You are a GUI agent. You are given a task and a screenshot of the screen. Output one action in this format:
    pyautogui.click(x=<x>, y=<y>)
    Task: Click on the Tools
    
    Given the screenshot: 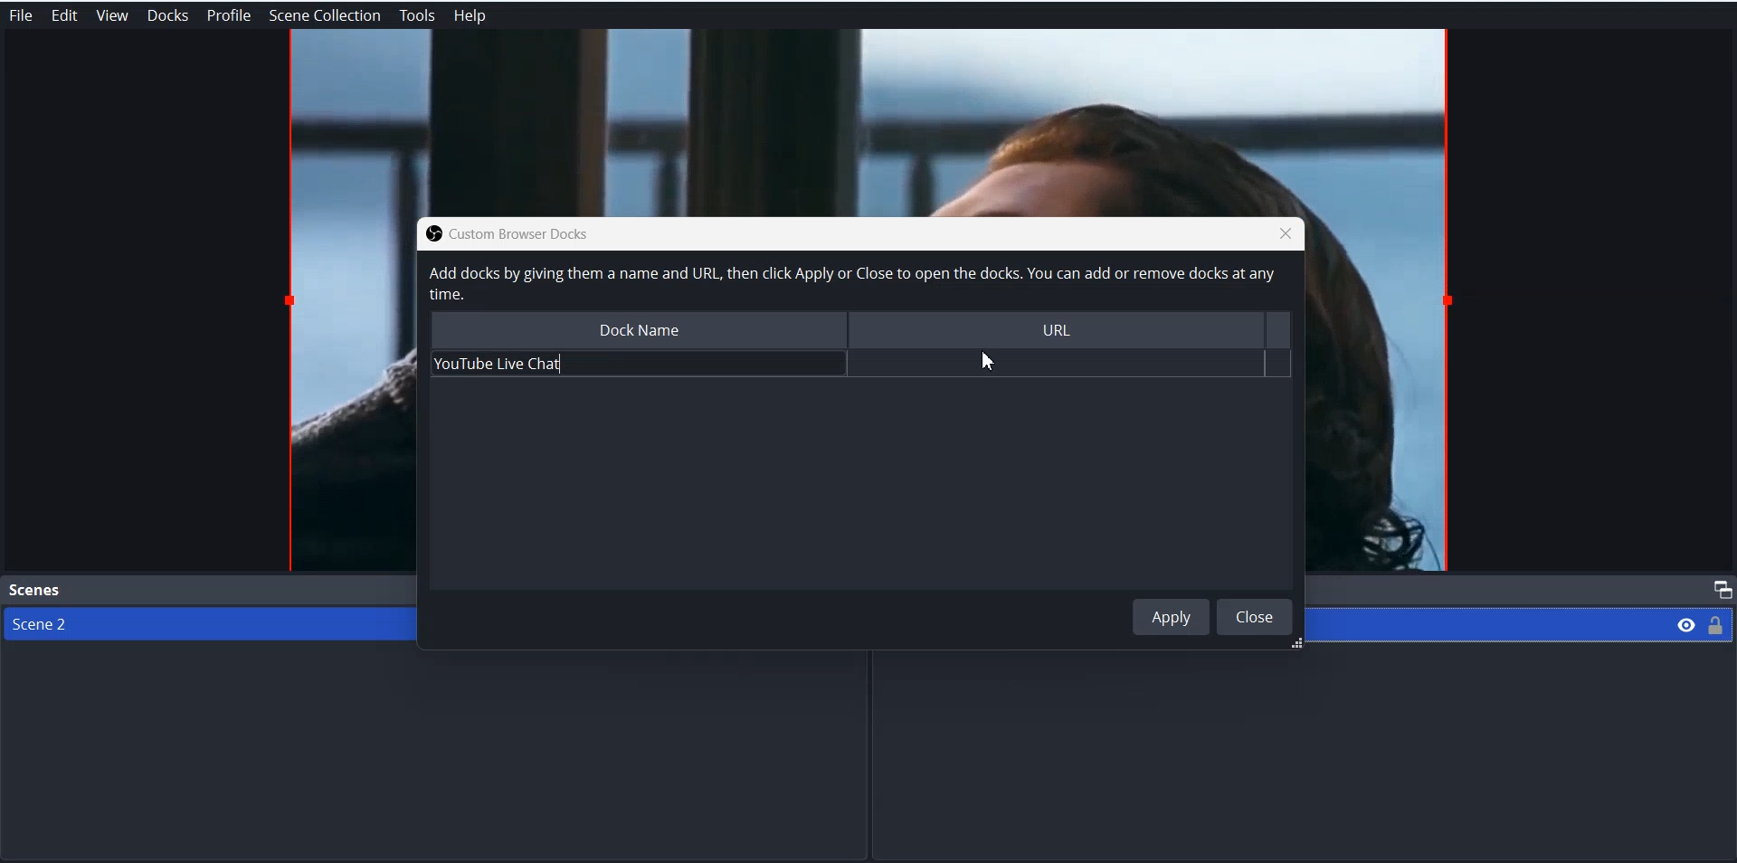 What is the action you would take?
    pyautogui.click(x=417, y=16)
    